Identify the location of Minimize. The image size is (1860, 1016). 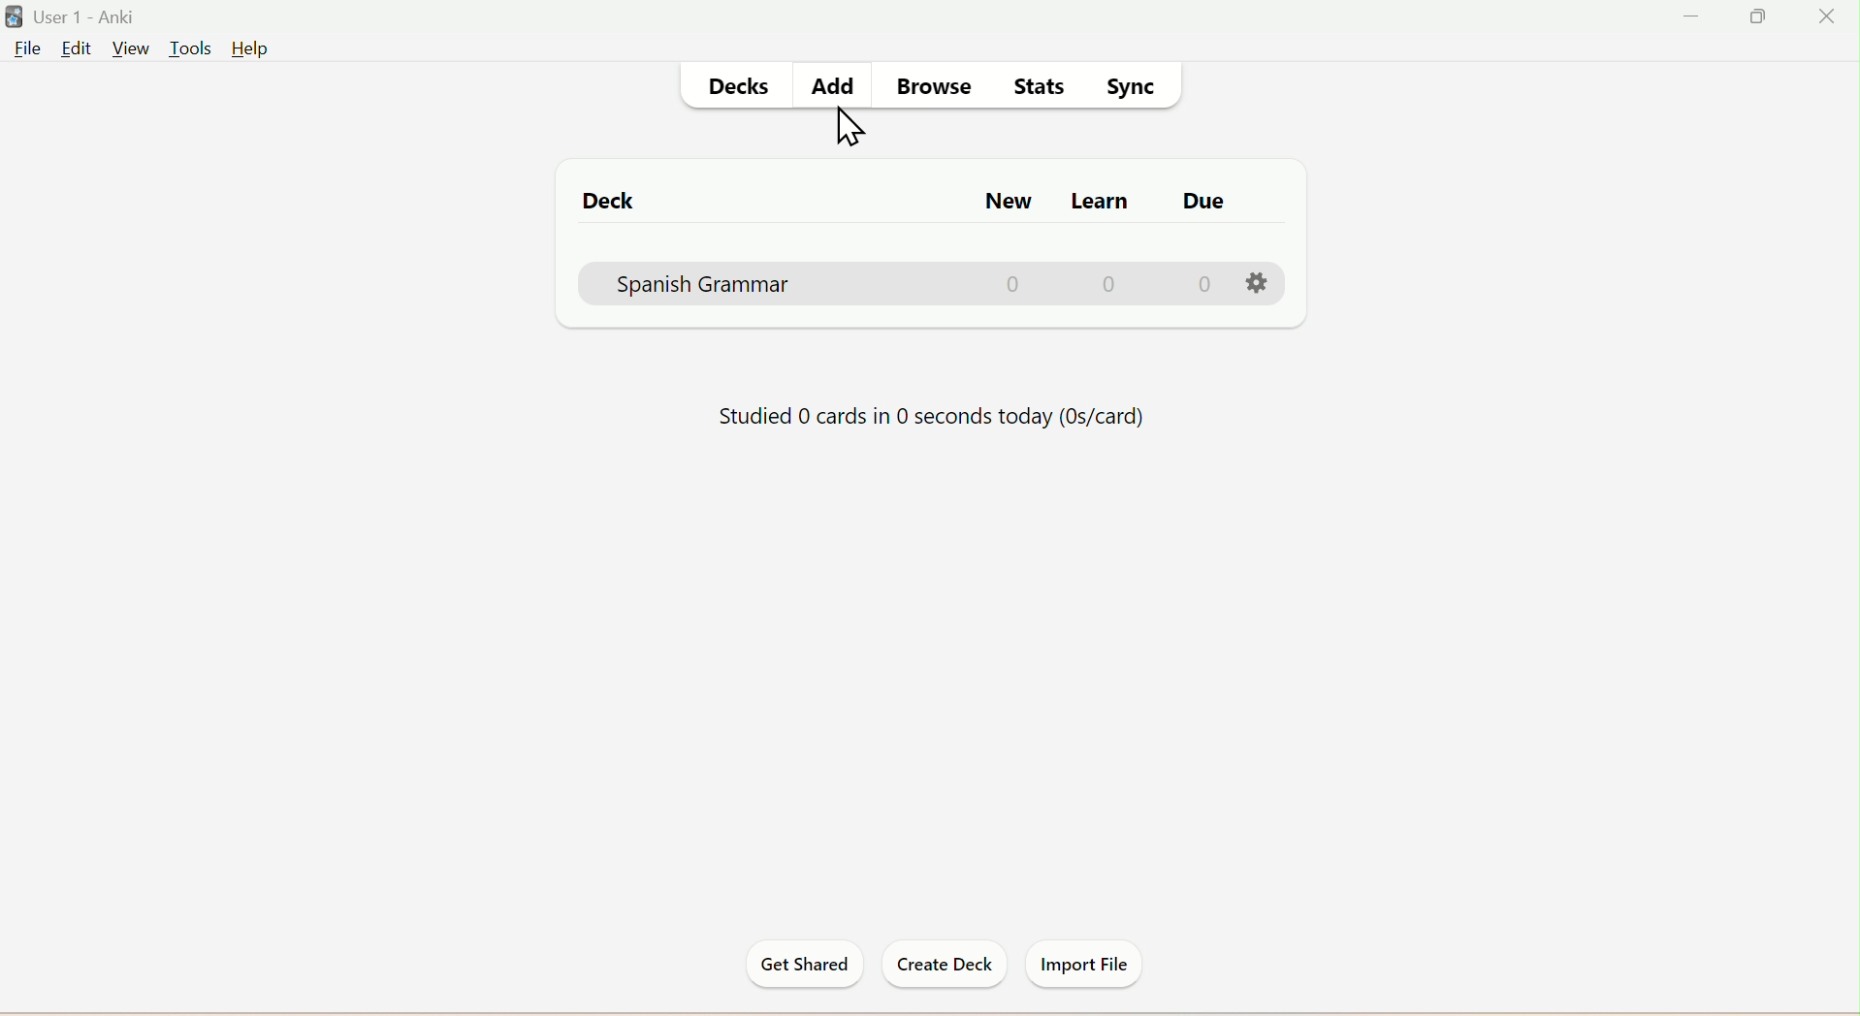
(1695, 16).